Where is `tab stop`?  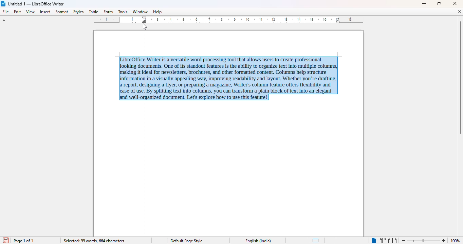 tab stop is located at coordinates (6, 21).